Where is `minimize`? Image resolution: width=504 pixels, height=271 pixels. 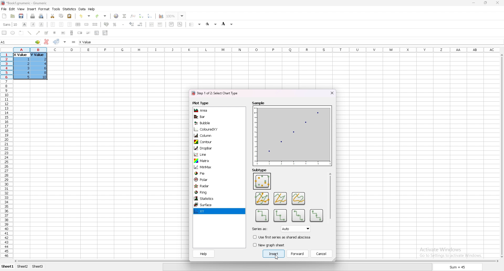
minimize is located at coordinates (474, 3).